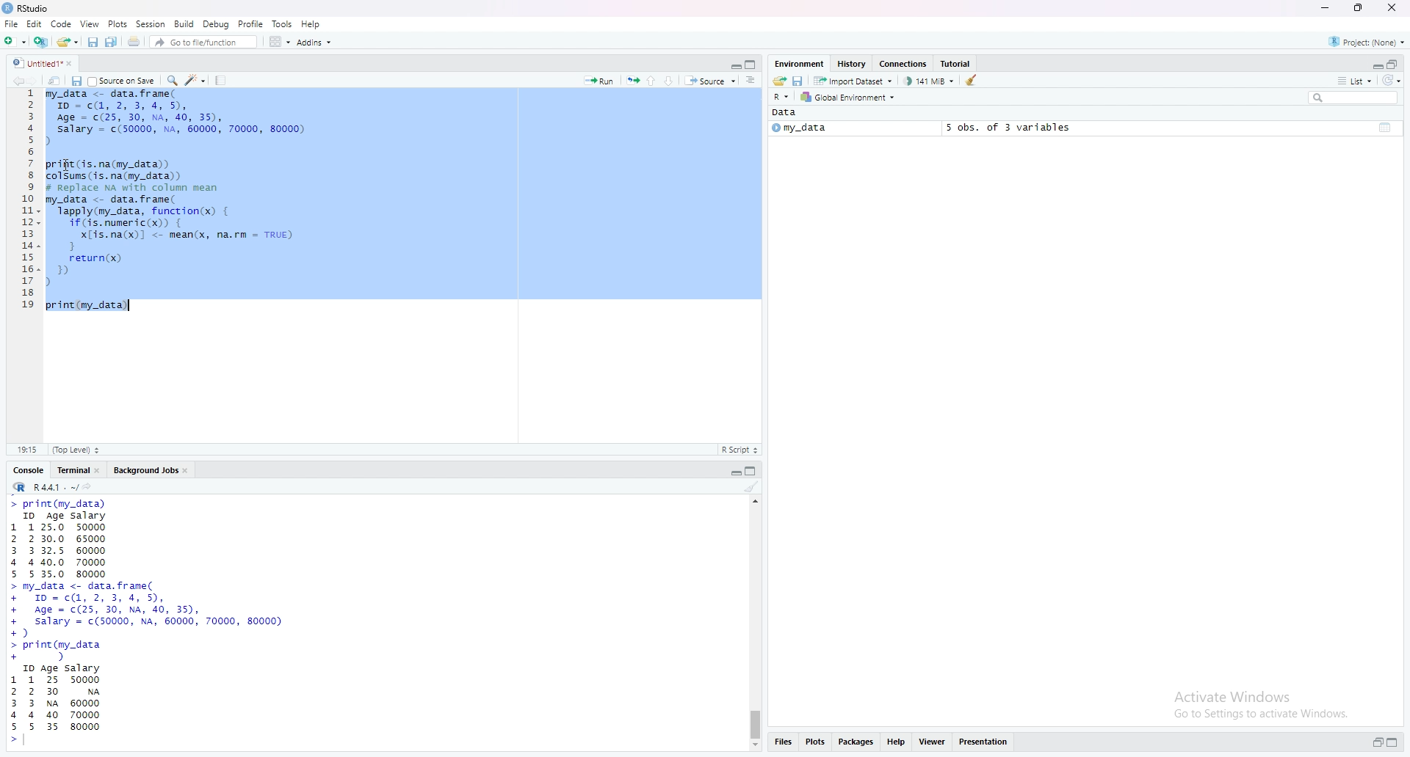 Image resolution: width=1410 pixels, height=757 pixels. What do you see at coordinates (852, 63) in the screenshot?
I see `history` at bounding box center [852, 63].